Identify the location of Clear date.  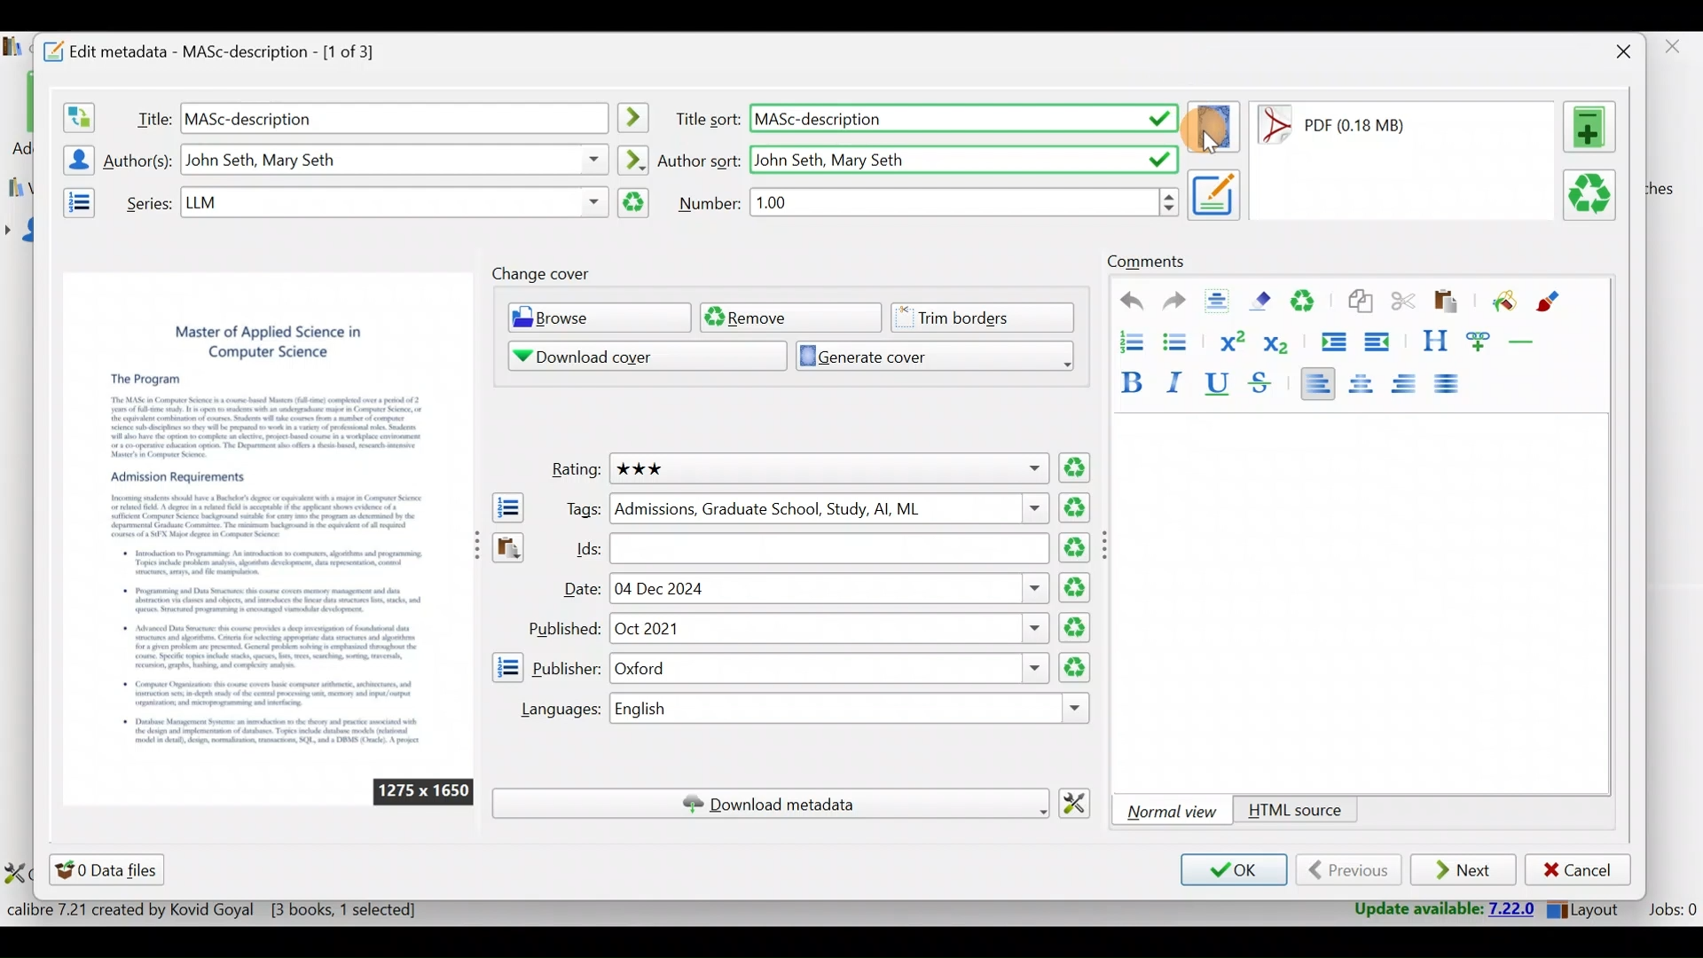
(1077, 585).